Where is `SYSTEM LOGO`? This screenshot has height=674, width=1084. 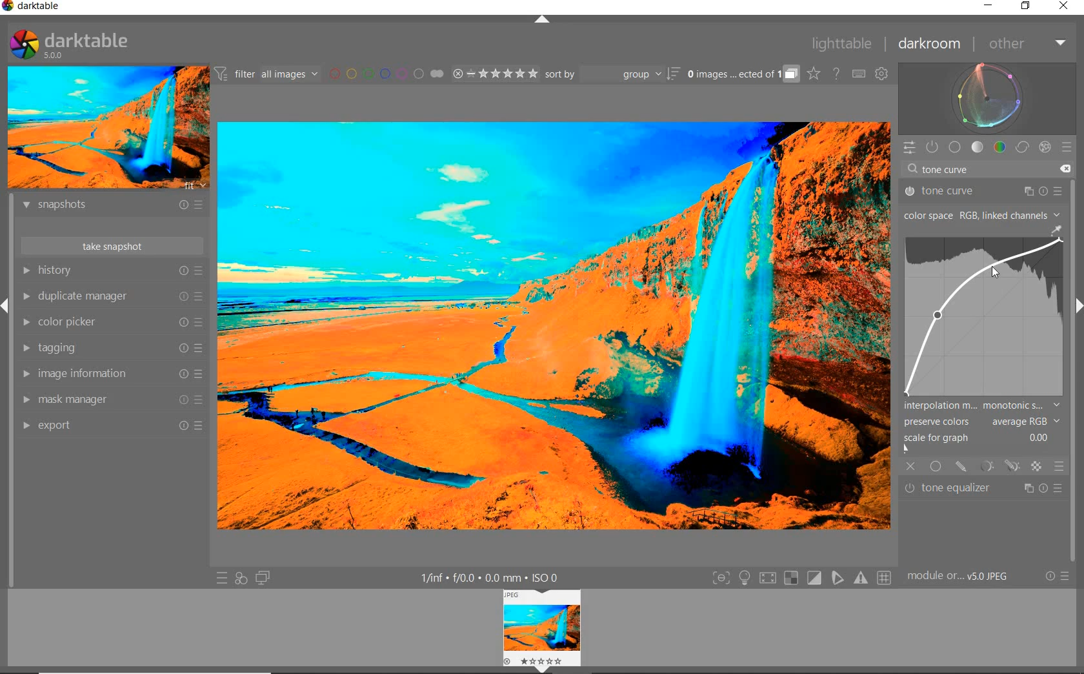 SYSTEM LOGO is located at coordinates (70, 45).